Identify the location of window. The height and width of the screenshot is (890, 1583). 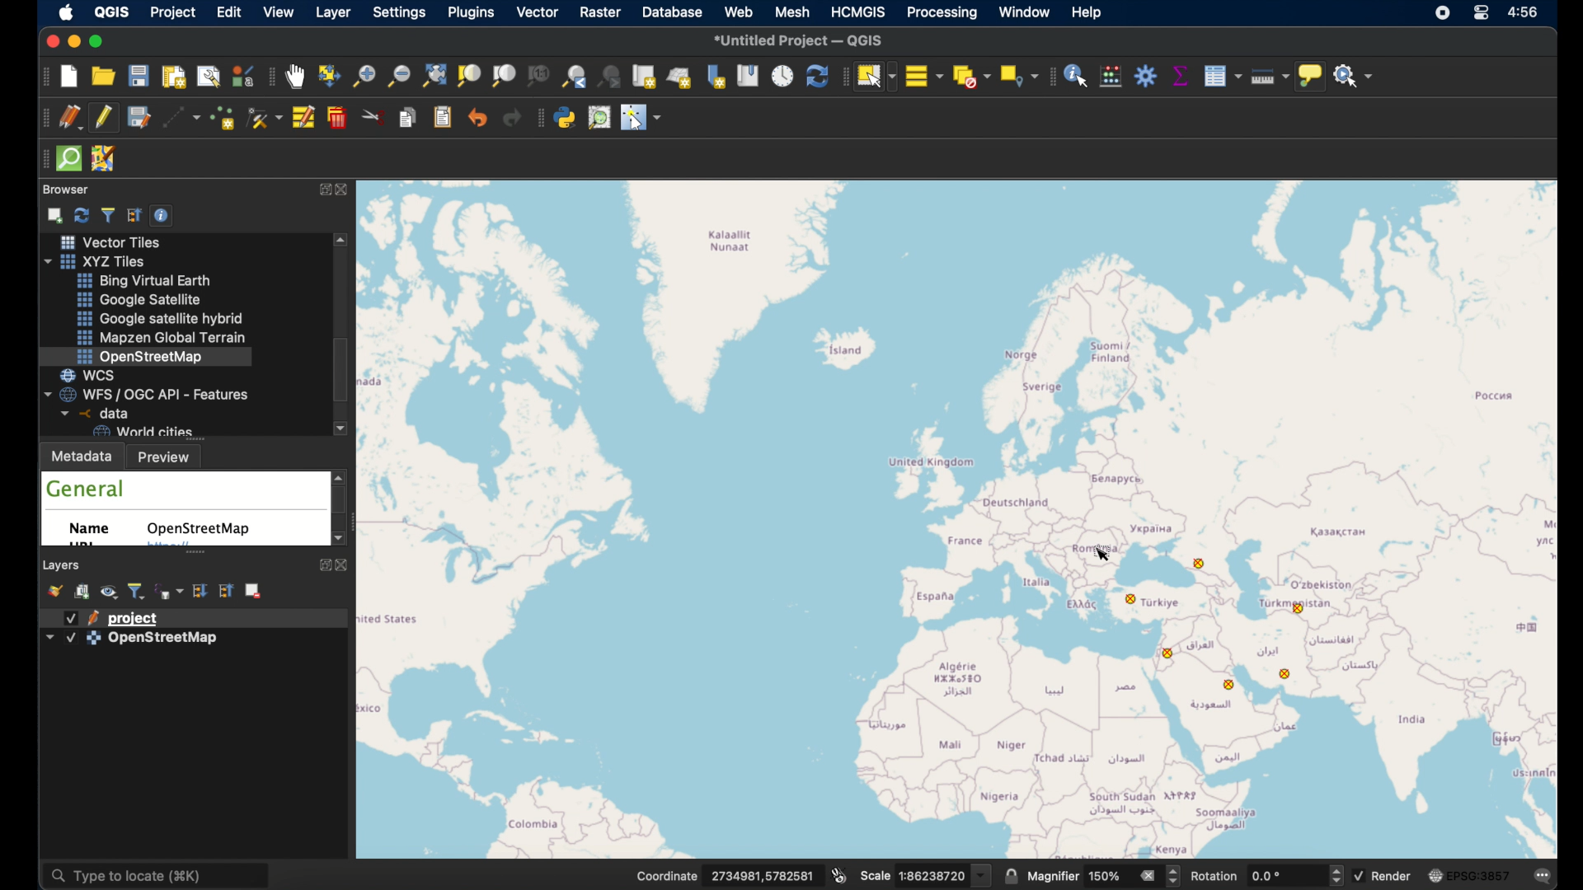
(1025, 13).